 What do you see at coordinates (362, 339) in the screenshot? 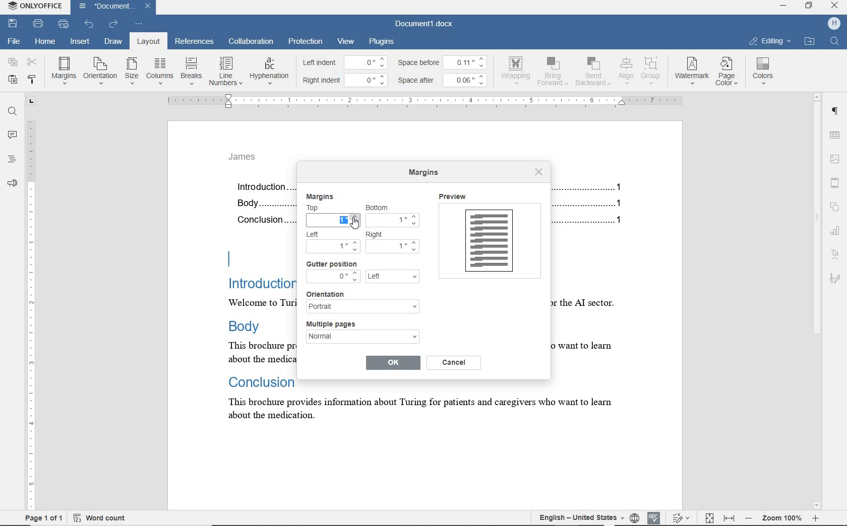
I see `normal` at bounding box center [362, 339].